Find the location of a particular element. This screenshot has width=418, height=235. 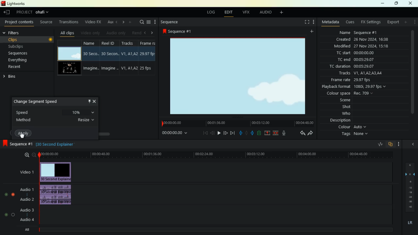

add is located at coordinates (313, 31).